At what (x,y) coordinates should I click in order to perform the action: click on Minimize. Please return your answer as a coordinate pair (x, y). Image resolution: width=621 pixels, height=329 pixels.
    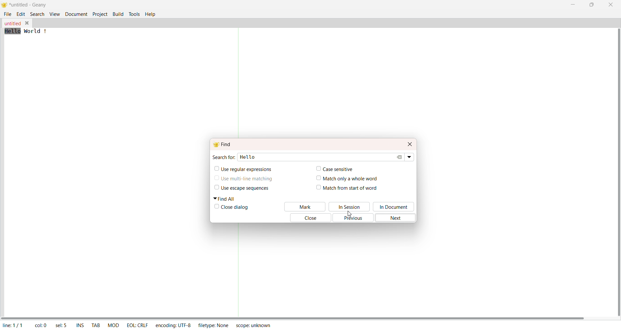
    Looking at the image, I should click on (571, 5).